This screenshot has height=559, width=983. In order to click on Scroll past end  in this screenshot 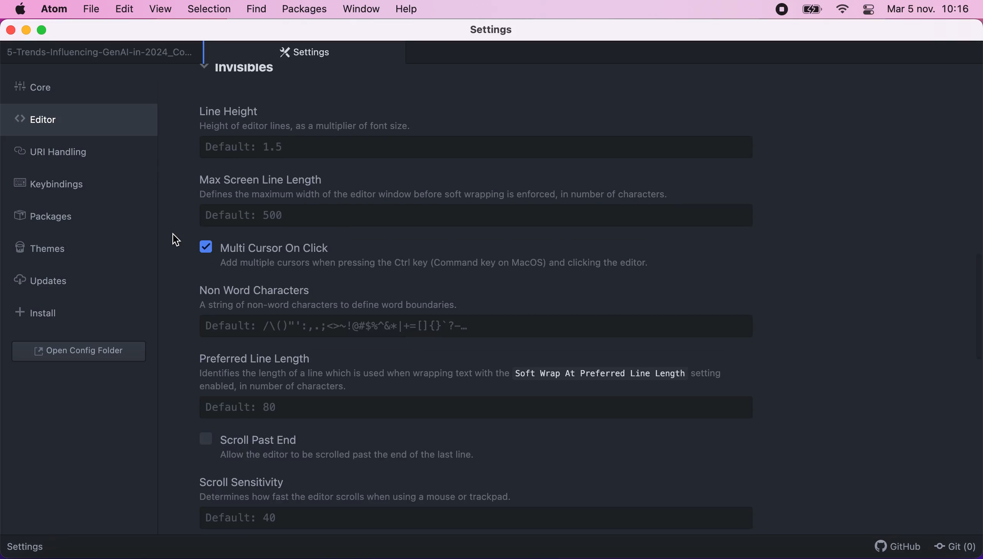, I will do `click(340, 447)`.